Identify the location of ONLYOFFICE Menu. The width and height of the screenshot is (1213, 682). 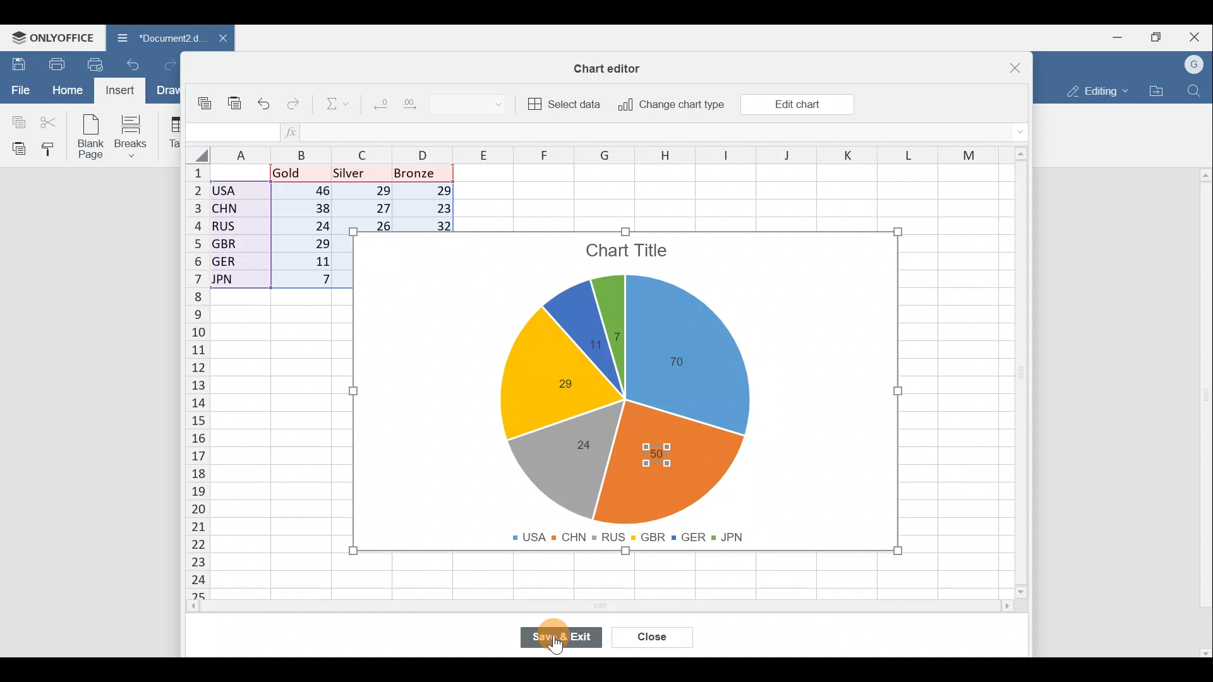
(51, 37).